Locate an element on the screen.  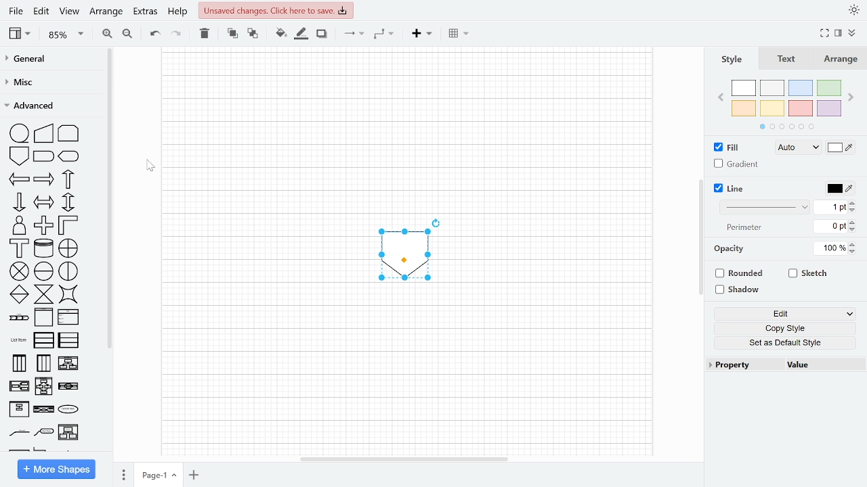
yellow is located at coordinates (773, 108).